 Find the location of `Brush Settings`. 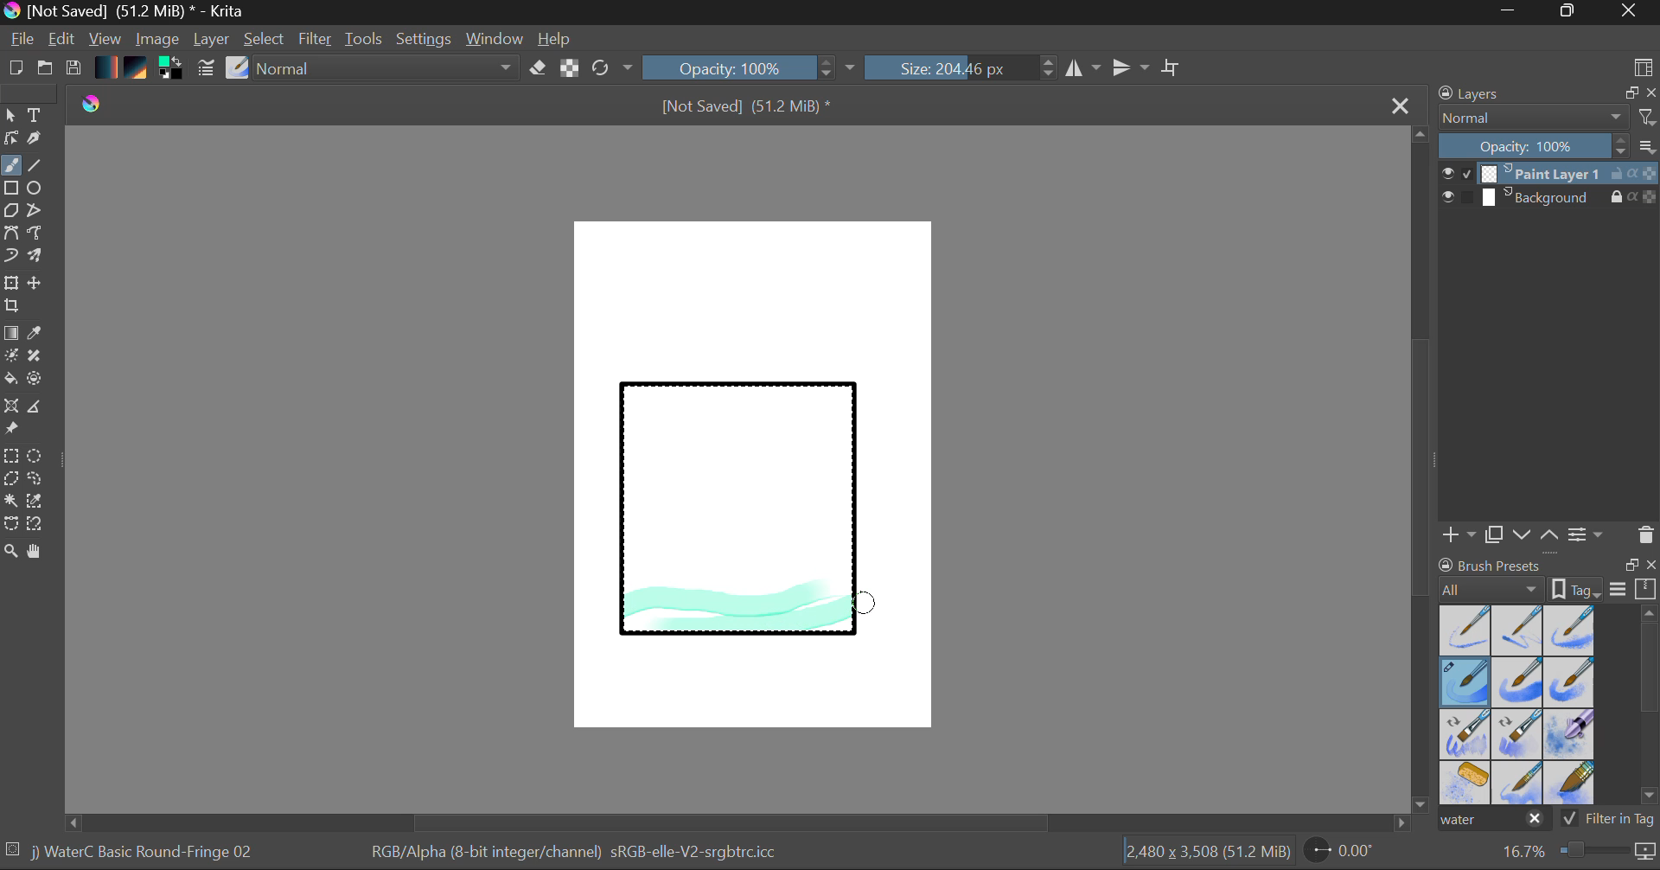

Brush Settings is located at coordinates (204, 69).